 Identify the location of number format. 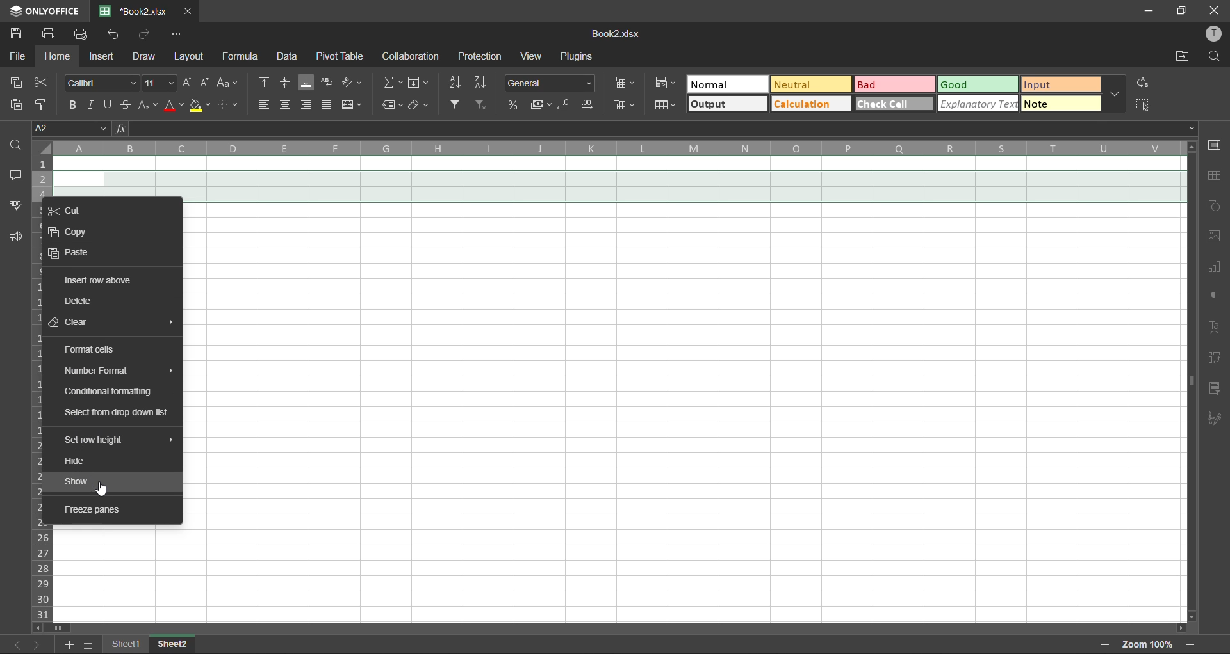
(99, 370).